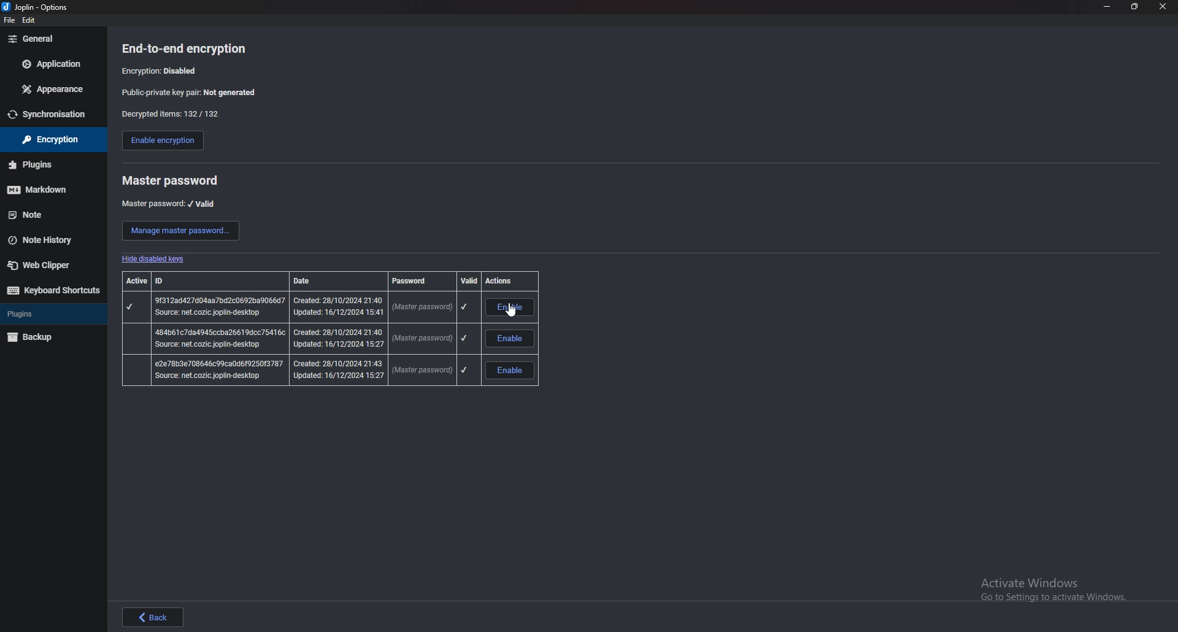  What do you see at coordinates (189, 47) in the screenshot?
I see `end to end encryption` at bounding box center [189, 47].